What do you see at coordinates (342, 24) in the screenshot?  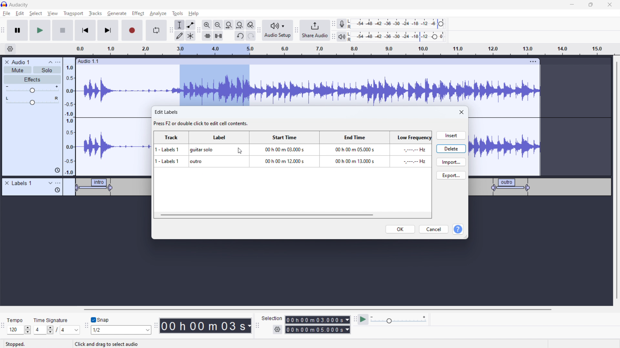 I see `recording meter` at bounding box center [342, 24].